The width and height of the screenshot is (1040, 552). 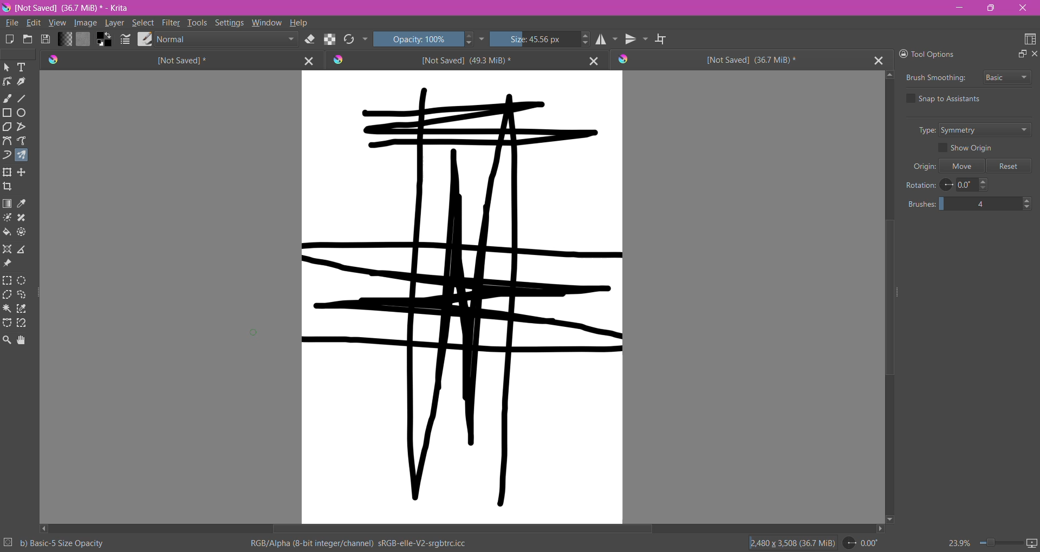 I want to click on File, so click(x=11, y=23).